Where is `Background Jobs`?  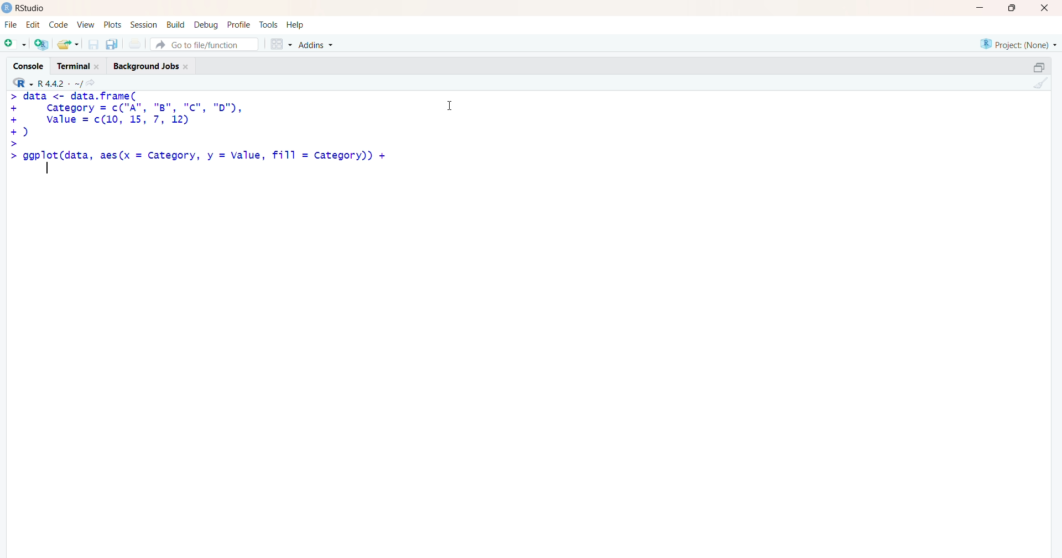 Background Jobs is located at coordinates (150, 64).